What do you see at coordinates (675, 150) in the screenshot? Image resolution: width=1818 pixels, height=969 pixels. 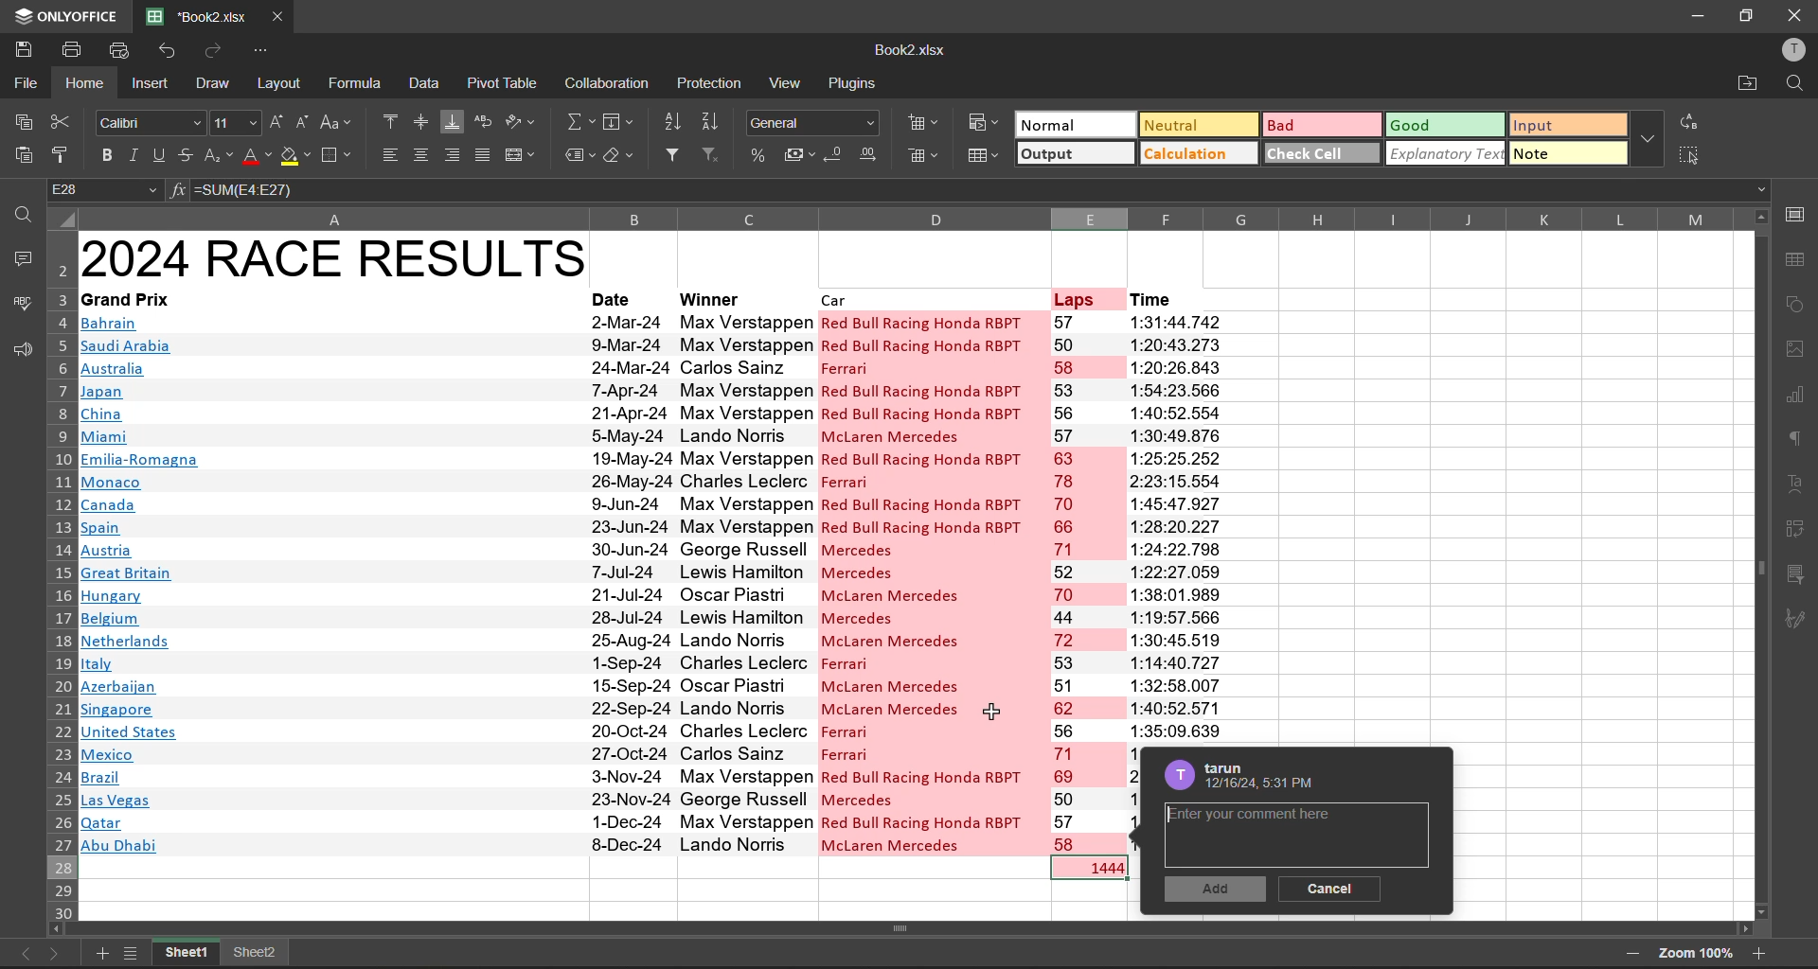 I see `filter` at bounding box center [675, 150].